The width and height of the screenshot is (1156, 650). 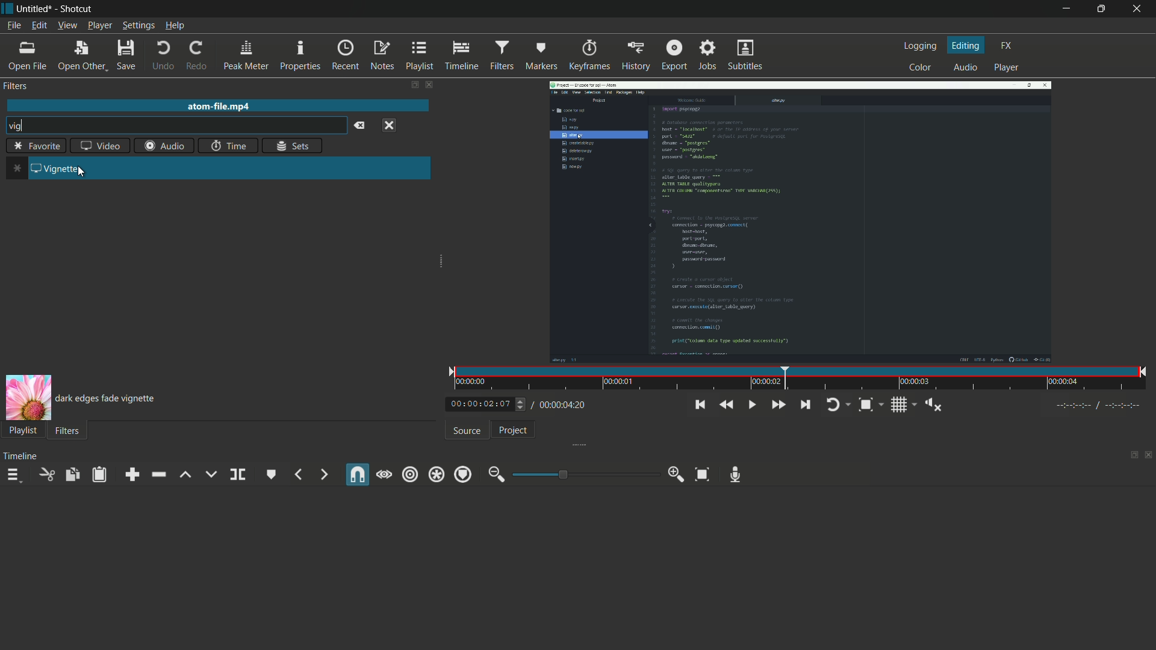 I want to click on ripple markers, so click(x=463, y=474).